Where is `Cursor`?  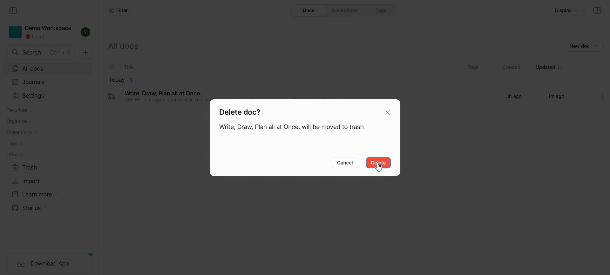 Cursor is located at coordinates (380, 167).